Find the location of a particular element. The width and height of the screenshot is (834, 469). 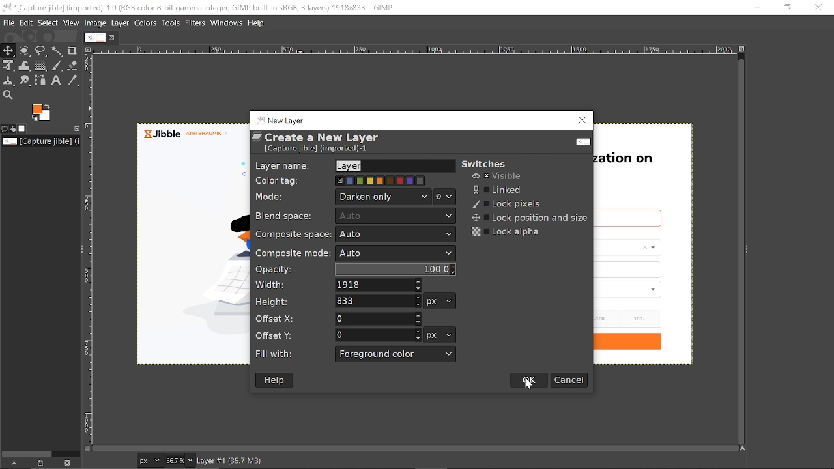

Horizontal label is located at coordinates (414, 51).